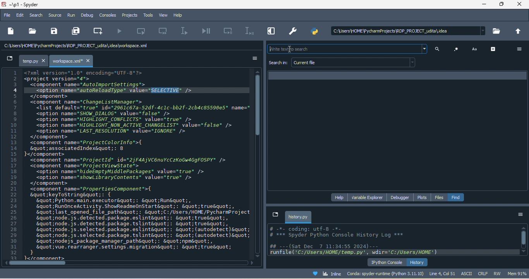  Describe the element at coordinates (128, 164) in the screenshot. I see `editor panel code` at that location.